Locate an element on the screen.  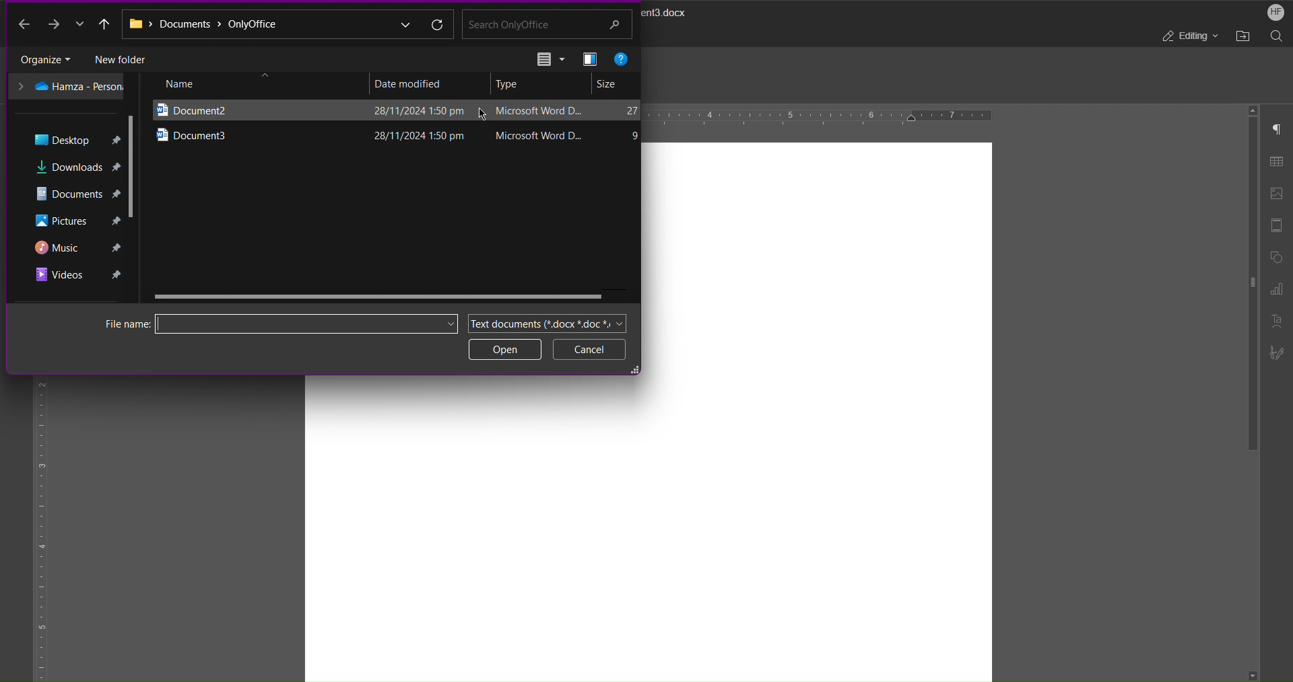
Graph Settings is located at coordinates (1277, 291).